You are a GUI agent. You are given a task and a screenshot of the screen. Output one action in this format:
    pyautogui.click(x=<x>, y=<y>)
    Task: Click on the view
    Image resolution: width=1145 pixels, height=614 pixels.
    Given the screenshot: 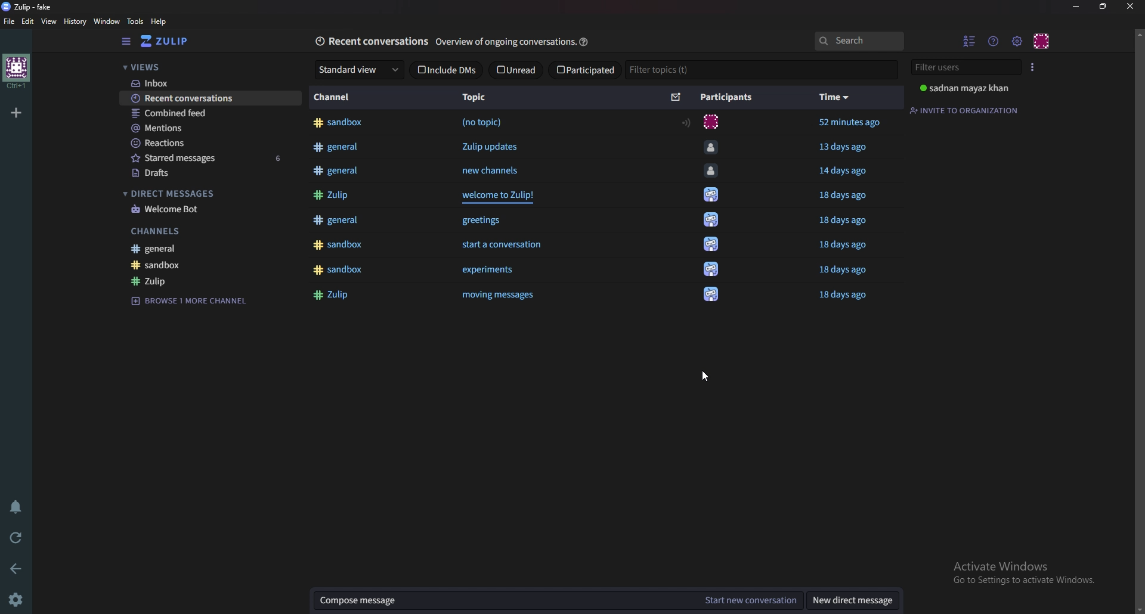 What is the action you would take?
    pyautogui.click(x=50, y=21)
    